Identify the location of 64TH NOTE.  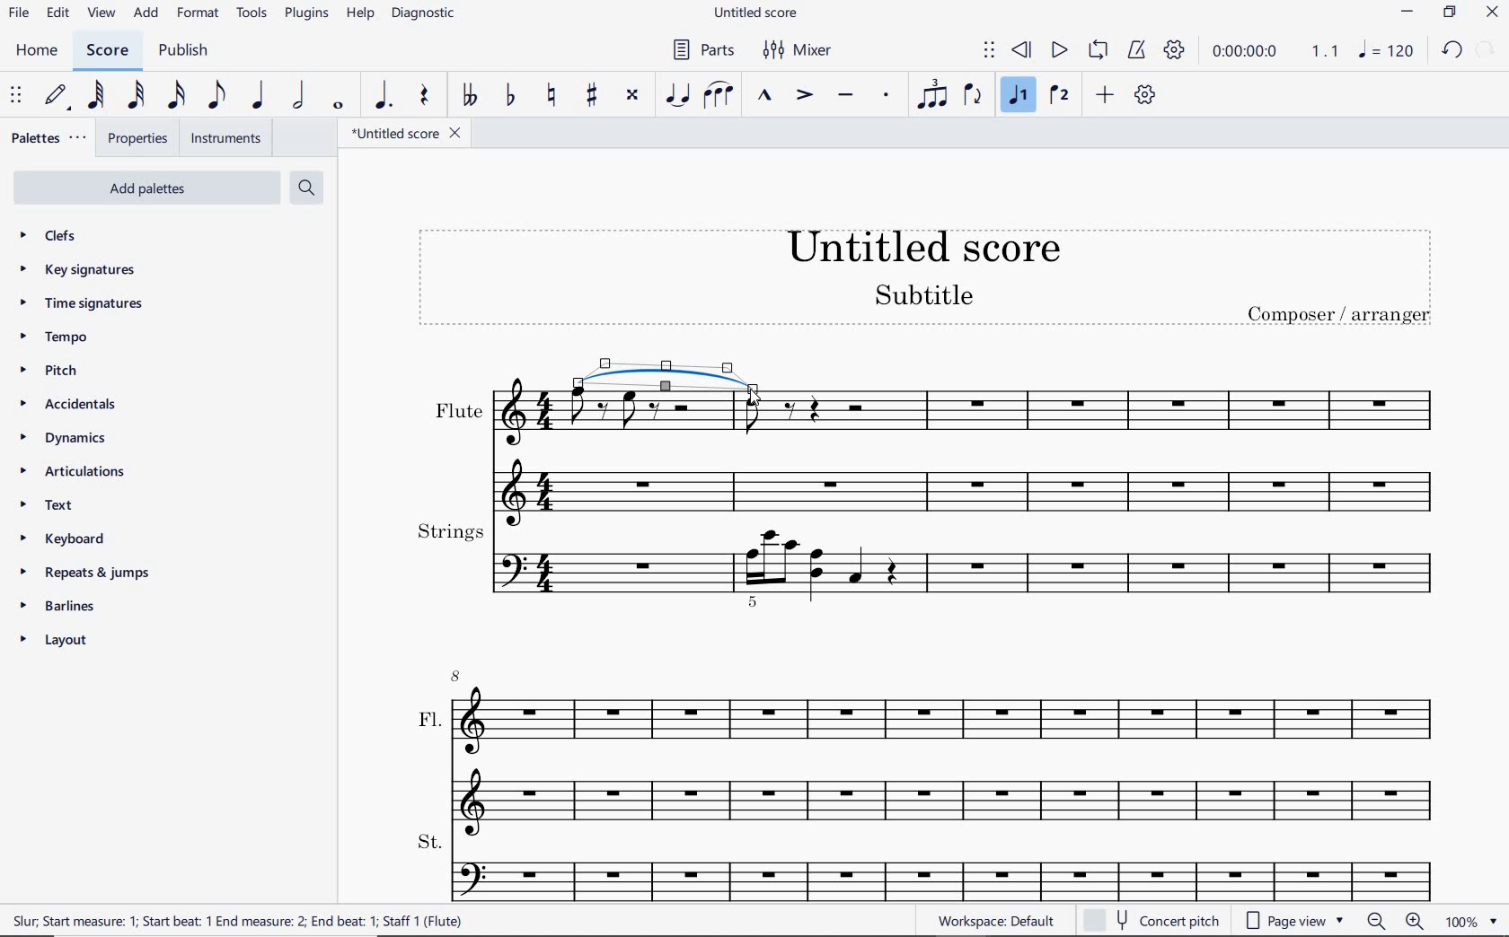
(97, 95).